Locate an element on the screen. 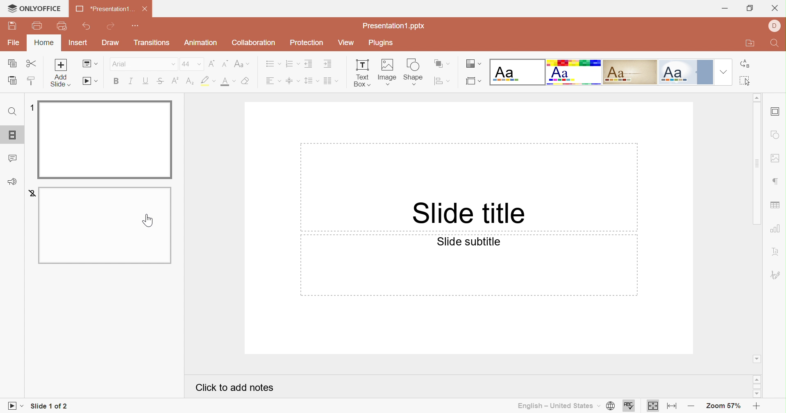 The image size is (786, 413). View is located at coordinates (345, 43).